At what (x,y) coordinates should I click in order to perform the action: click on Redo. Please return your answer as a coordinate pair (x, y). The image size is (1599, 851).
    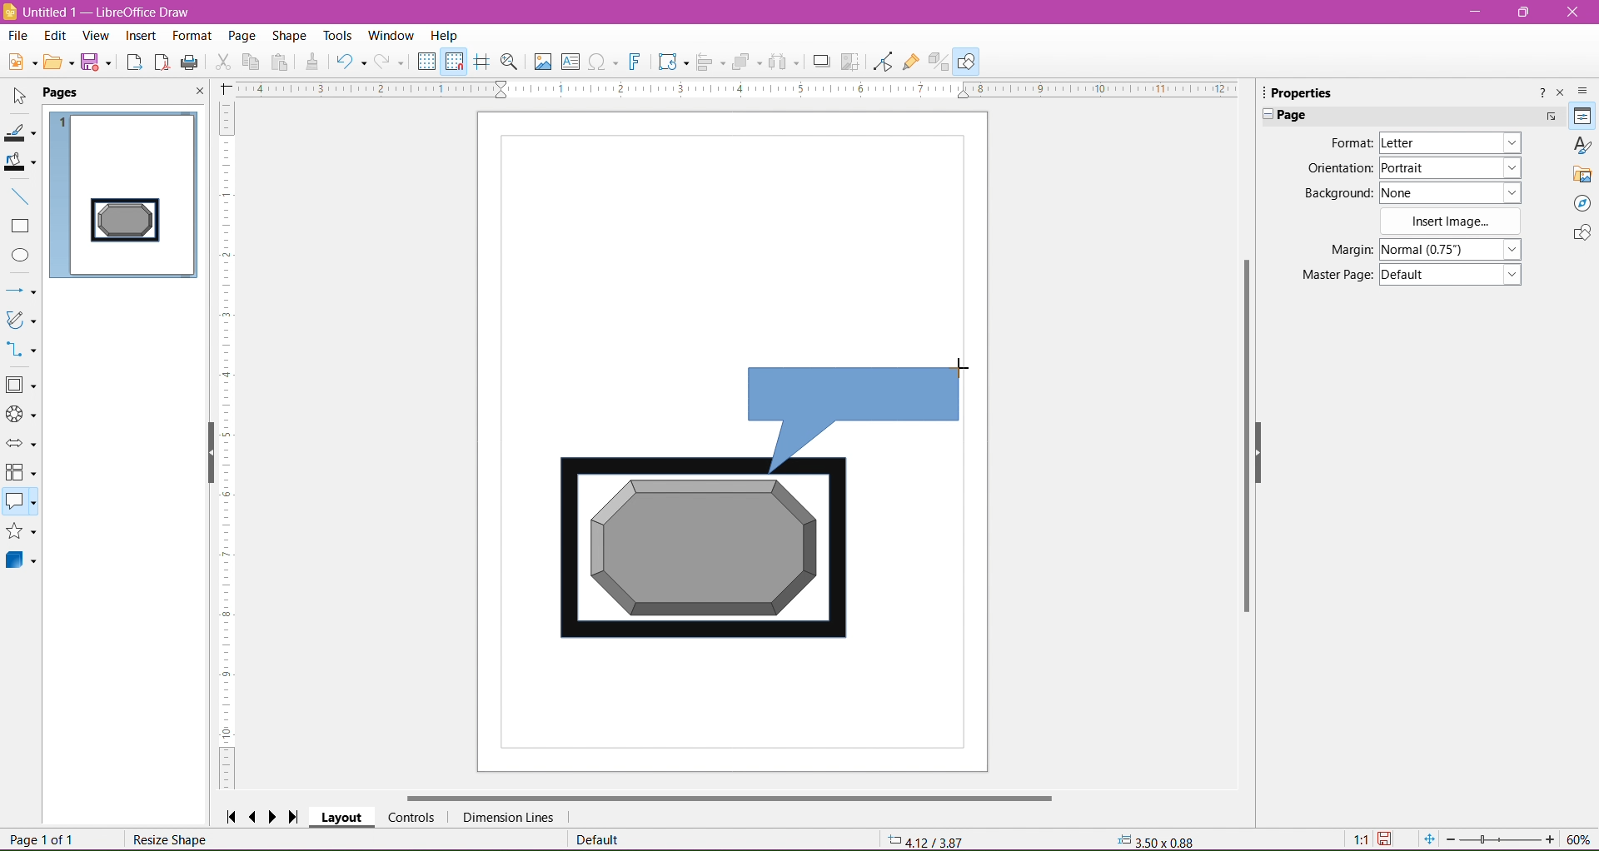
    Looking at the image, I should click on (391, 62).